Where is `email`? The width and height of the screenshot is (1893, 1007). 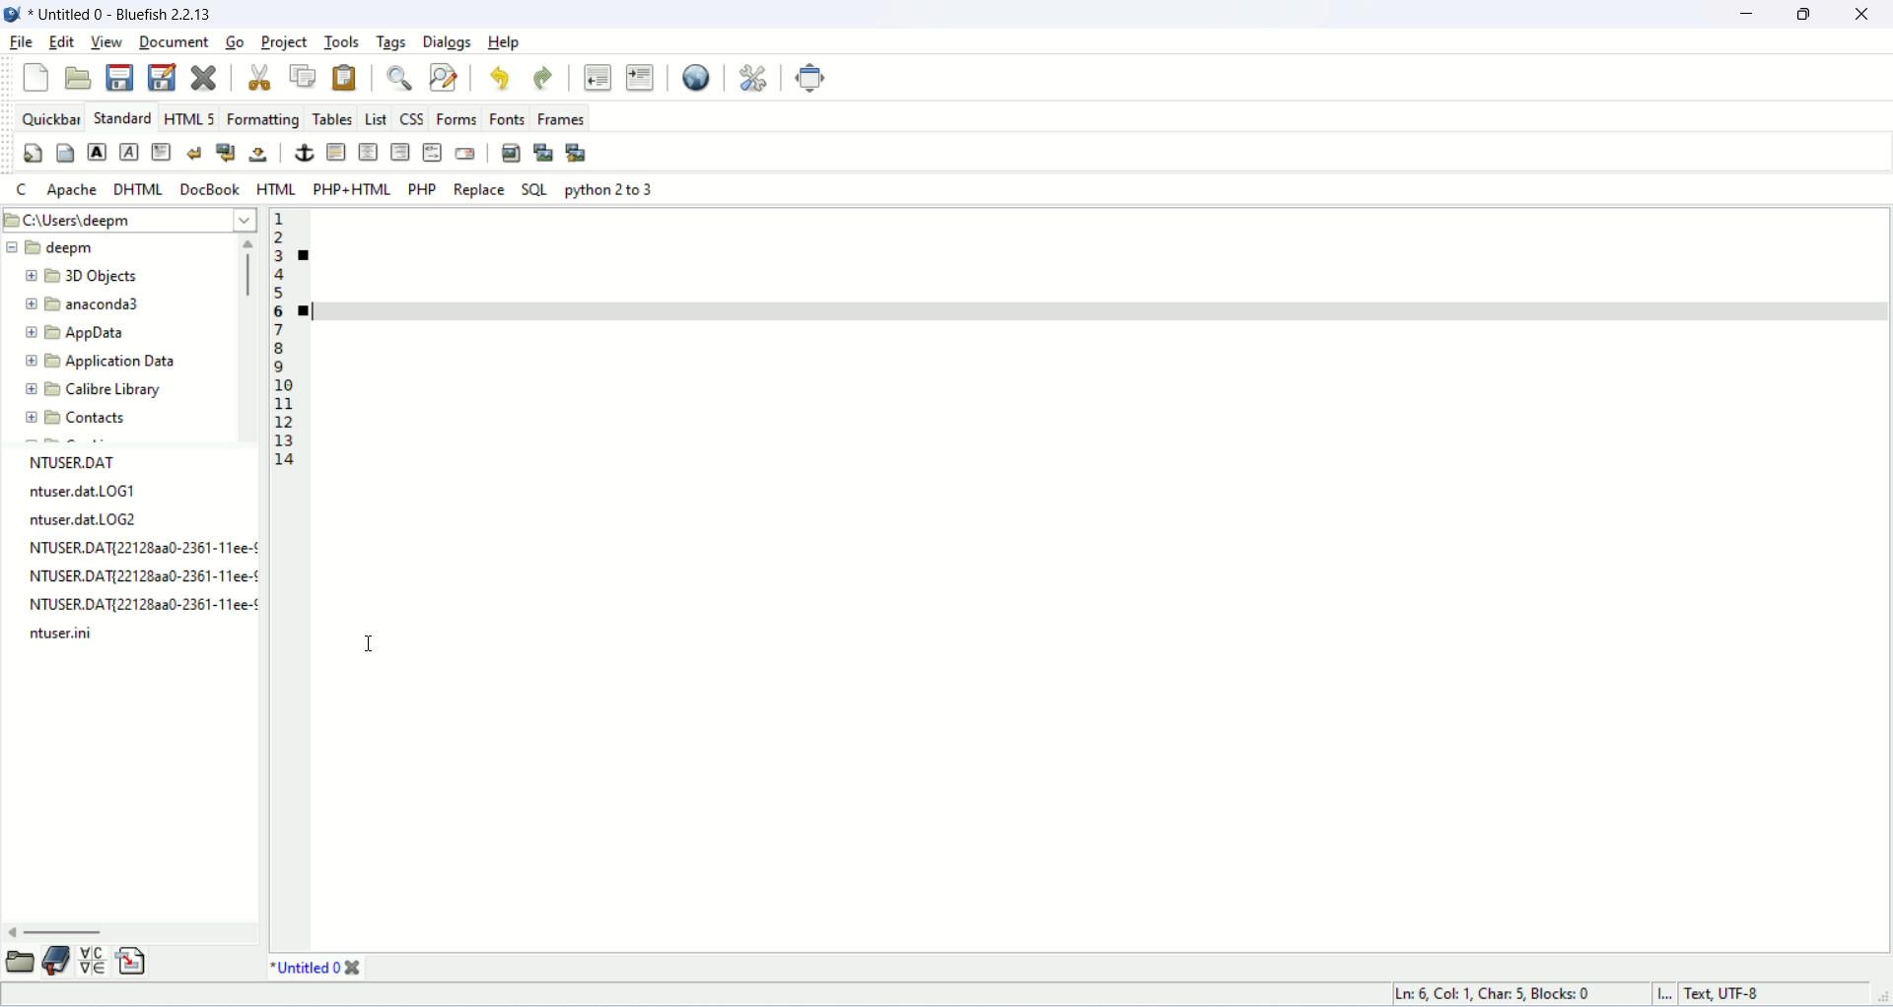 email is located at coordinates (464, 153).